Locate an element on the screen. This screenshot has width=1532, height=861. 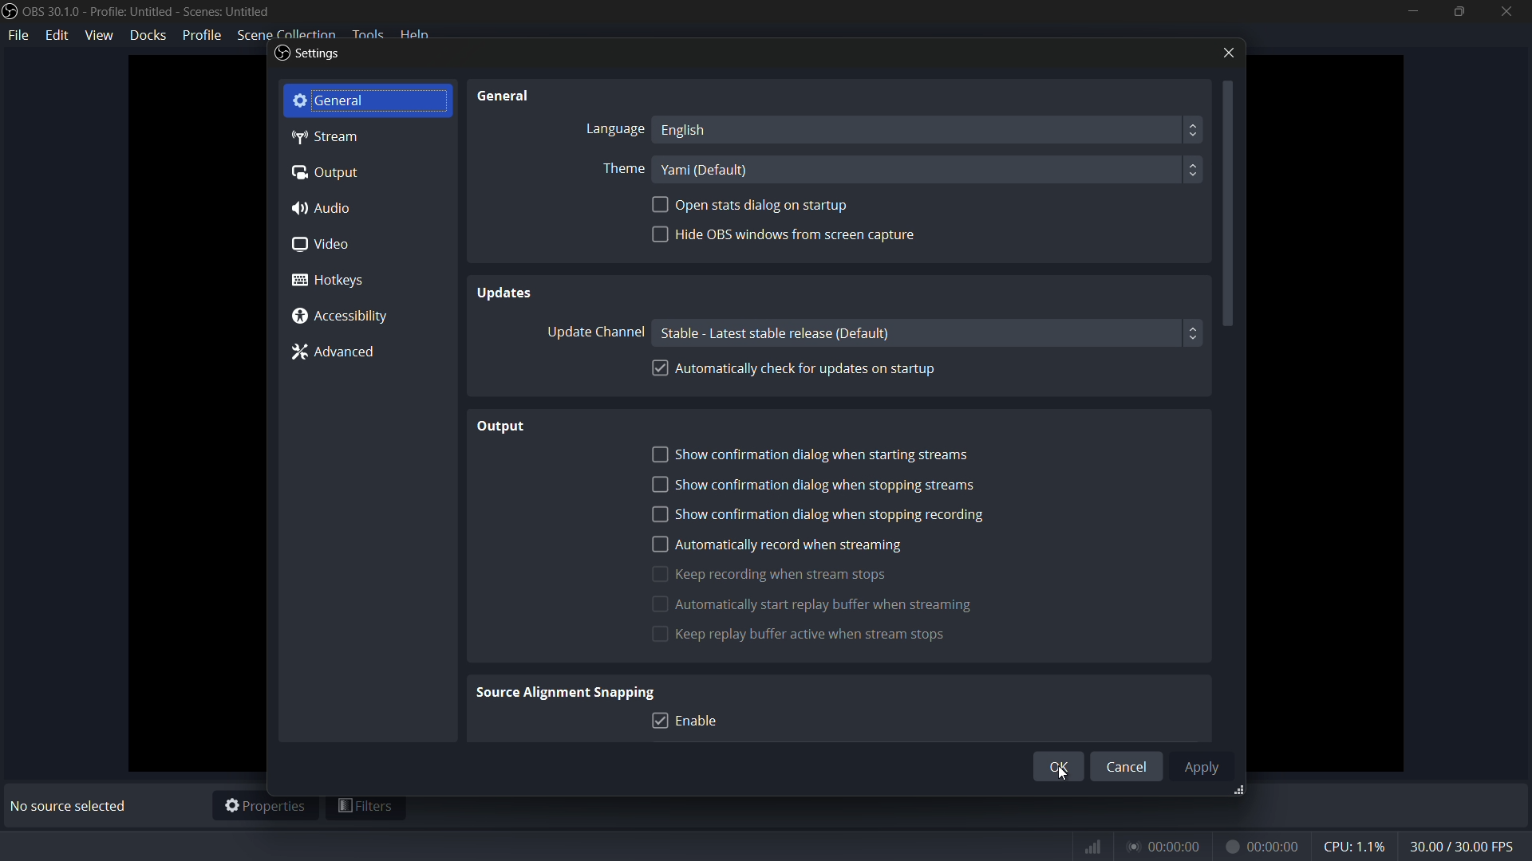
Updates is located at coordinates (531, 294).